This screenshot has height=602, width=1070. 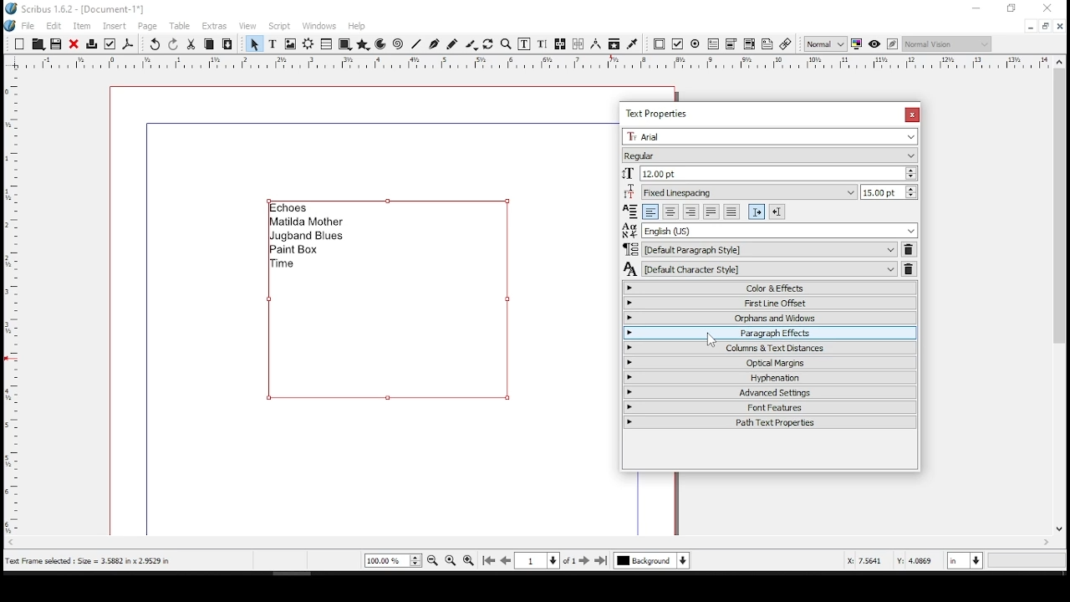 I want to click on PDF radio button, so click(x=695, y=44).